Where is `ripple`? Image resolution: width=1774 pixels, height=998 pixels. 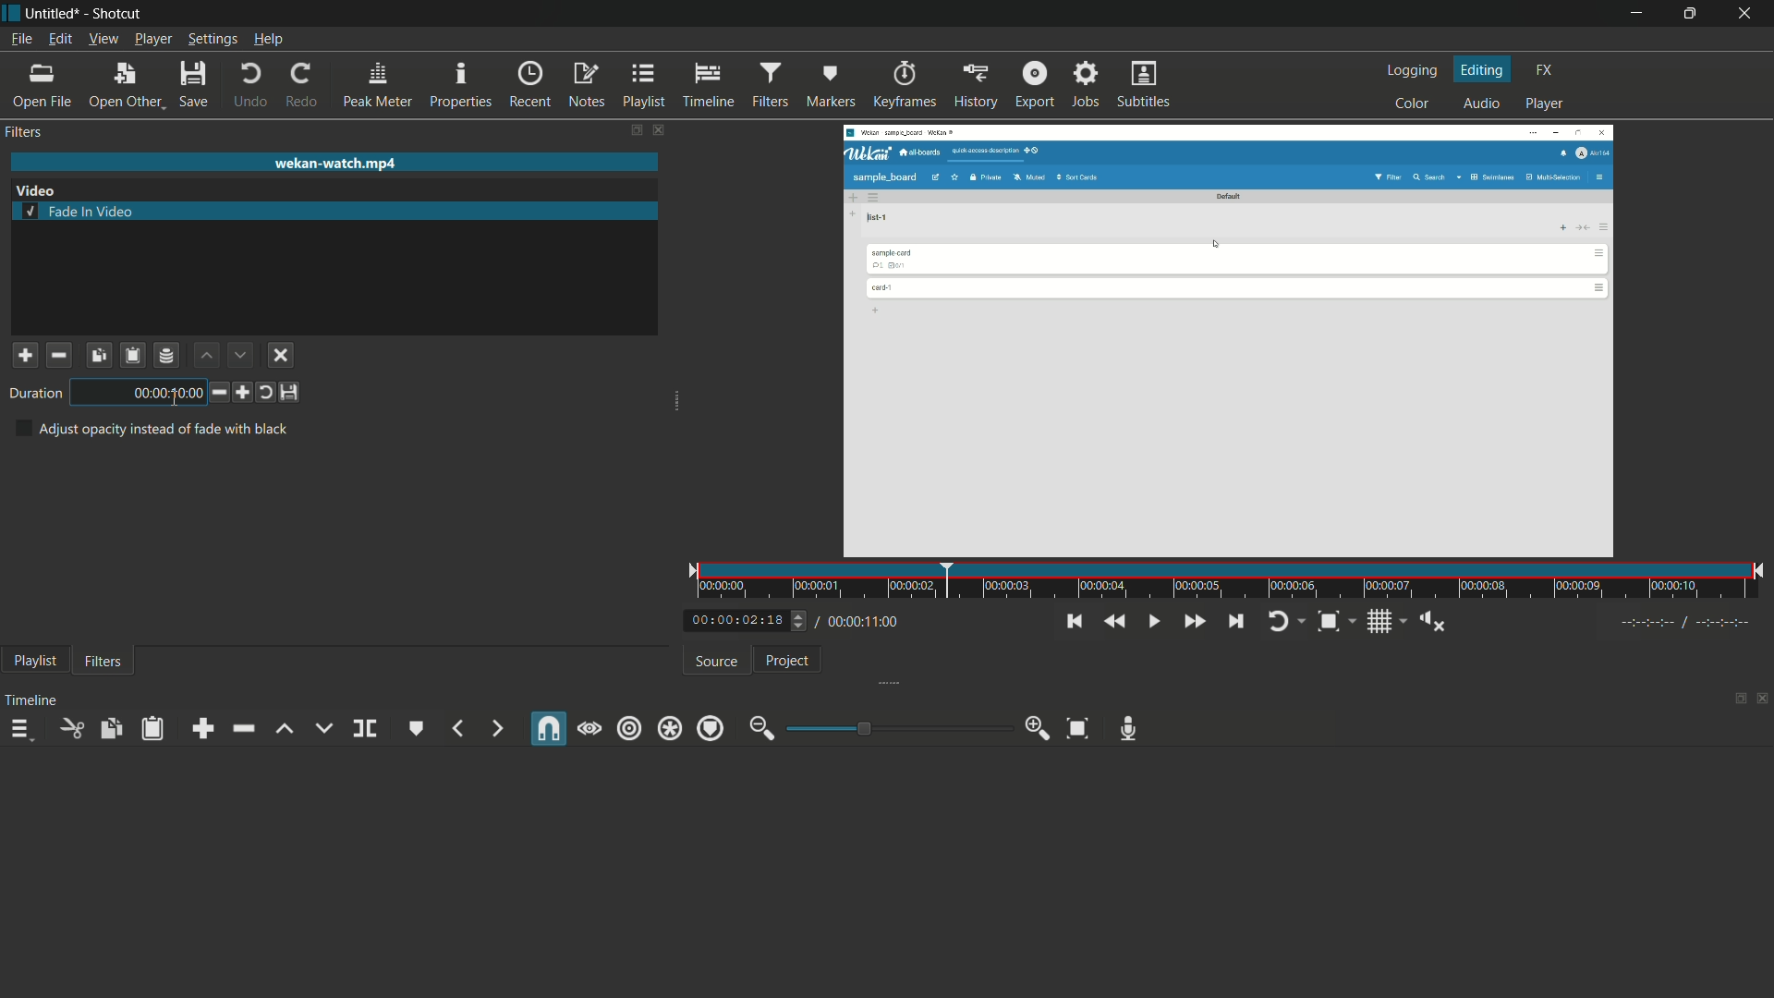
ripple is located at coordinates (630, 729).